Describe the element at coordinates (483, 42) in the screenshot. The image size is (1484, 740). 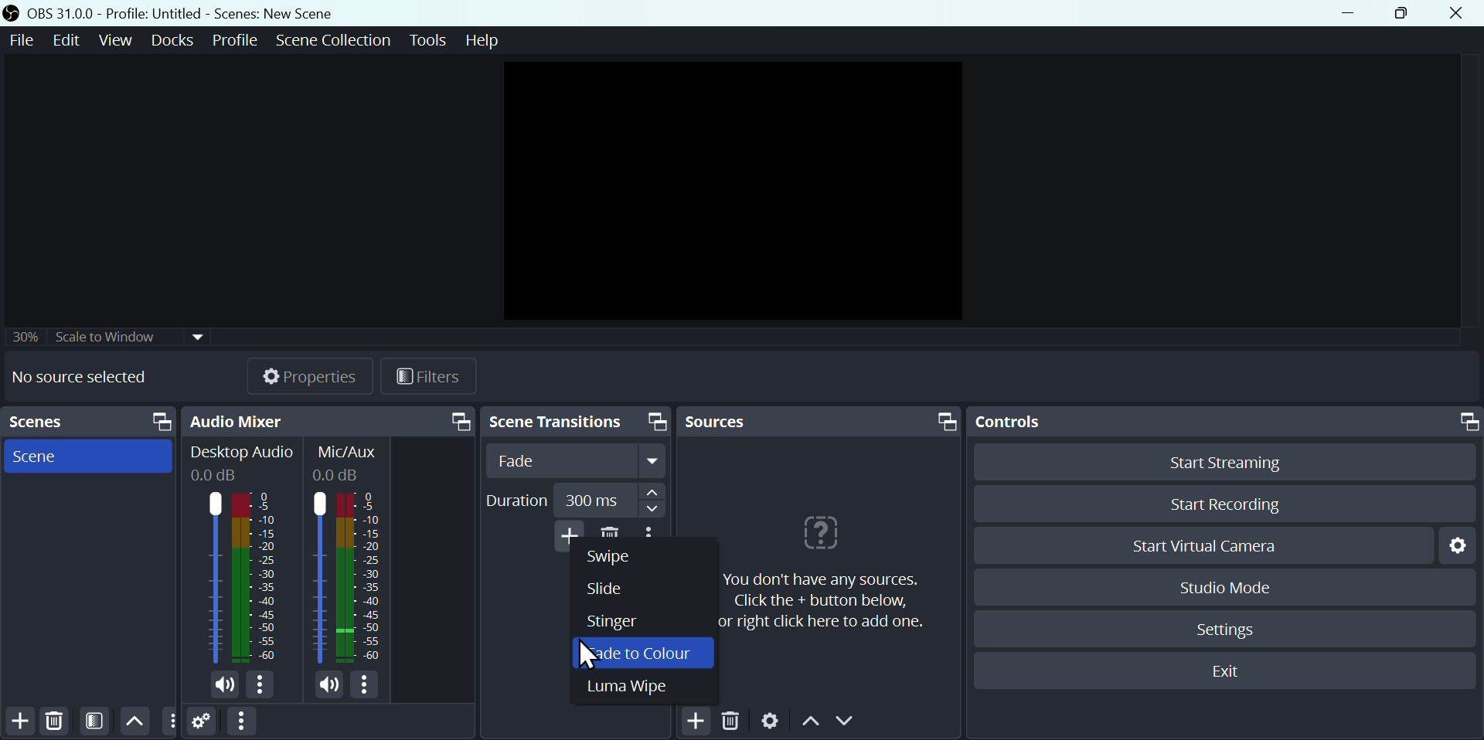
I see `` at that location.